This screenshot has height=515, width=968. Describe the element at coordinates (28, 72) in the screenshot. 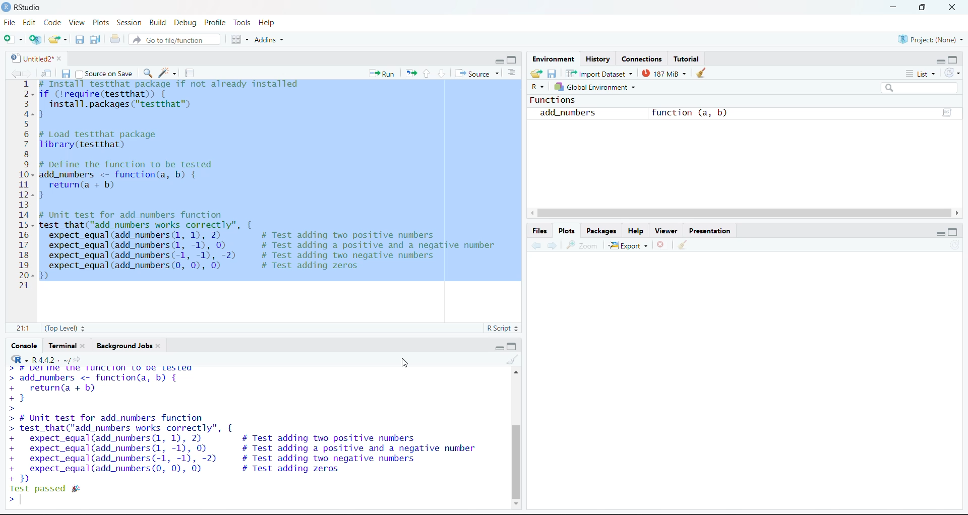

I see `next` at that location.